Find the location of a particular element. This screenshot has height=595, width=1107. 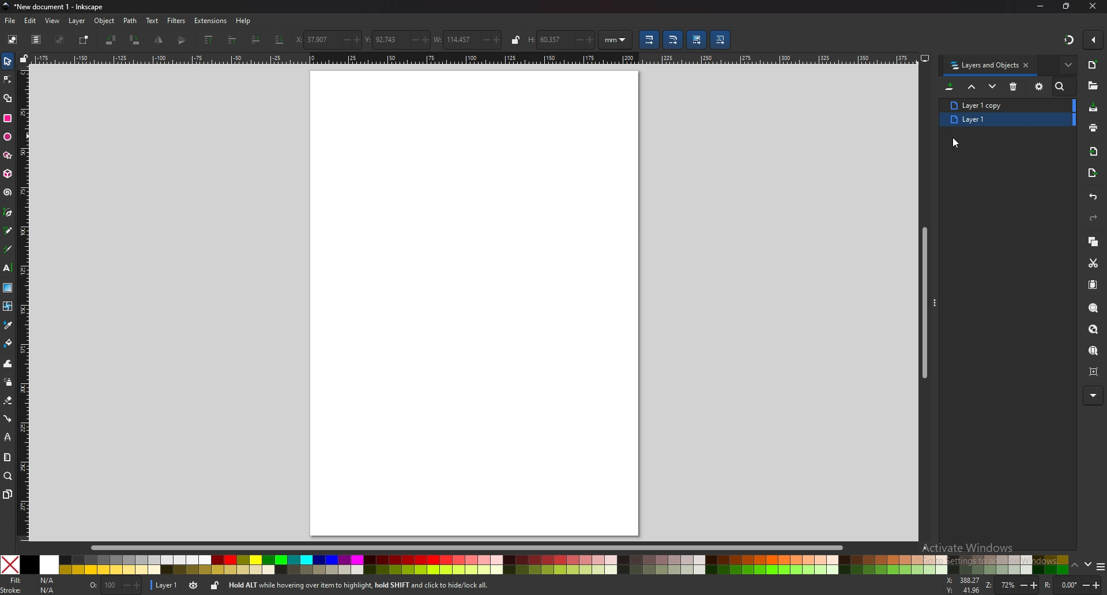

duplicate layer is located at coordinates (996, 104).